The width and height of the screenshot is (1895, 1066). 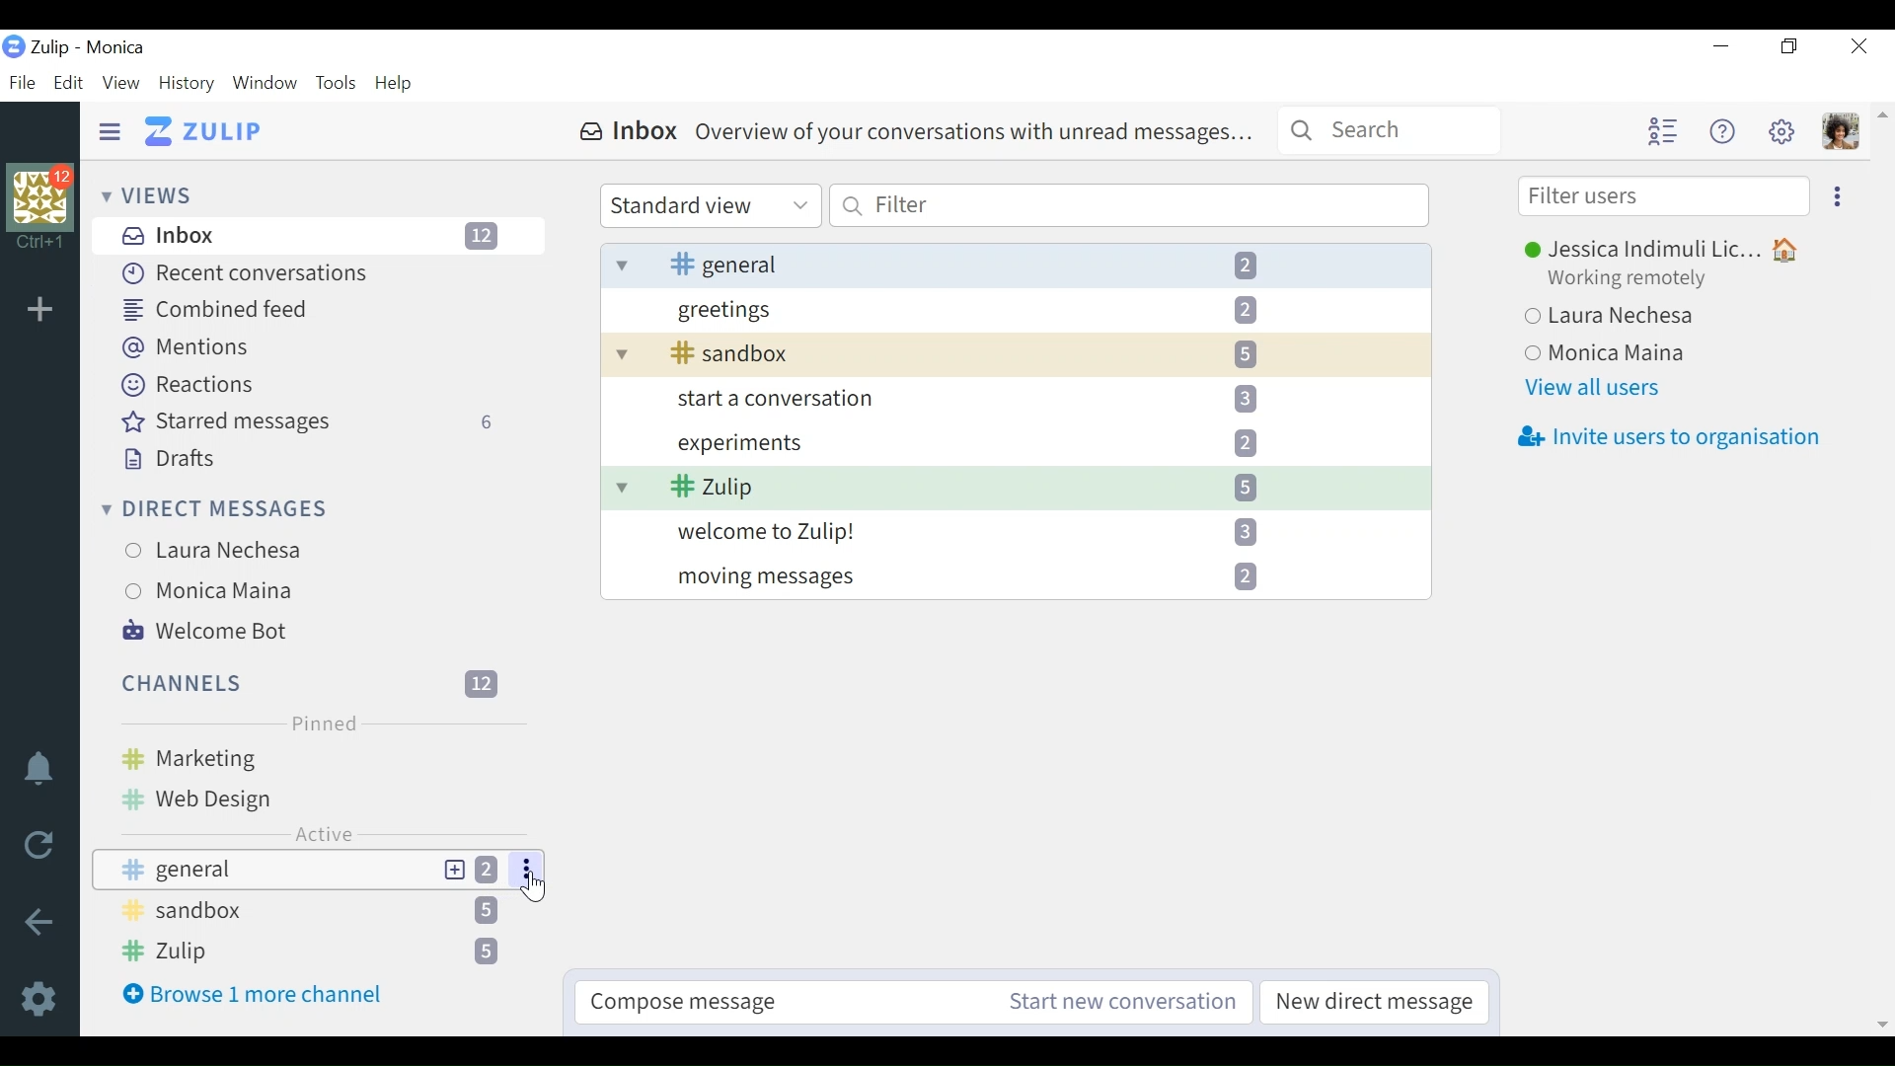 What do you see at coordinates (66, 84) in the screenshot?
I see `Edit` at bounding box center [66, 84].